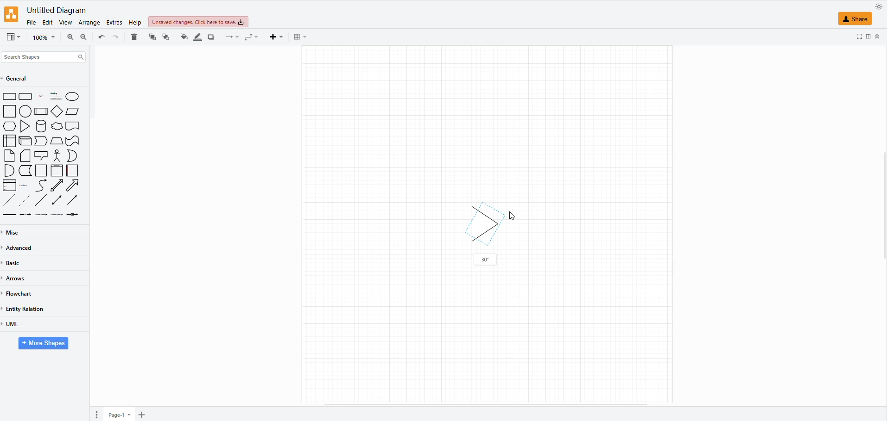 The width and height of the screenshot is (887, 421). I want to click on Triangle, so click(26, 126).